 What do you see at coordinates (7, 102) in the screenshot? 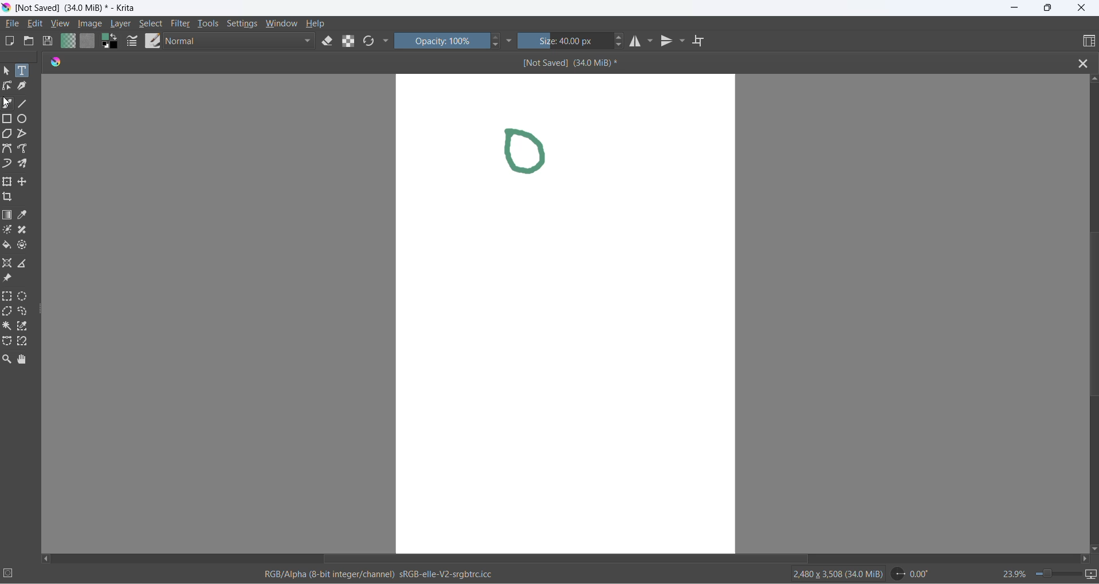
I see `cursor` at bounding box center [7, 102].